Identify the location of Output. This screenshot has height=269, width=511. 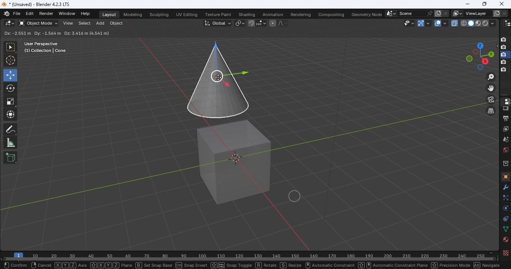
(505, 118).